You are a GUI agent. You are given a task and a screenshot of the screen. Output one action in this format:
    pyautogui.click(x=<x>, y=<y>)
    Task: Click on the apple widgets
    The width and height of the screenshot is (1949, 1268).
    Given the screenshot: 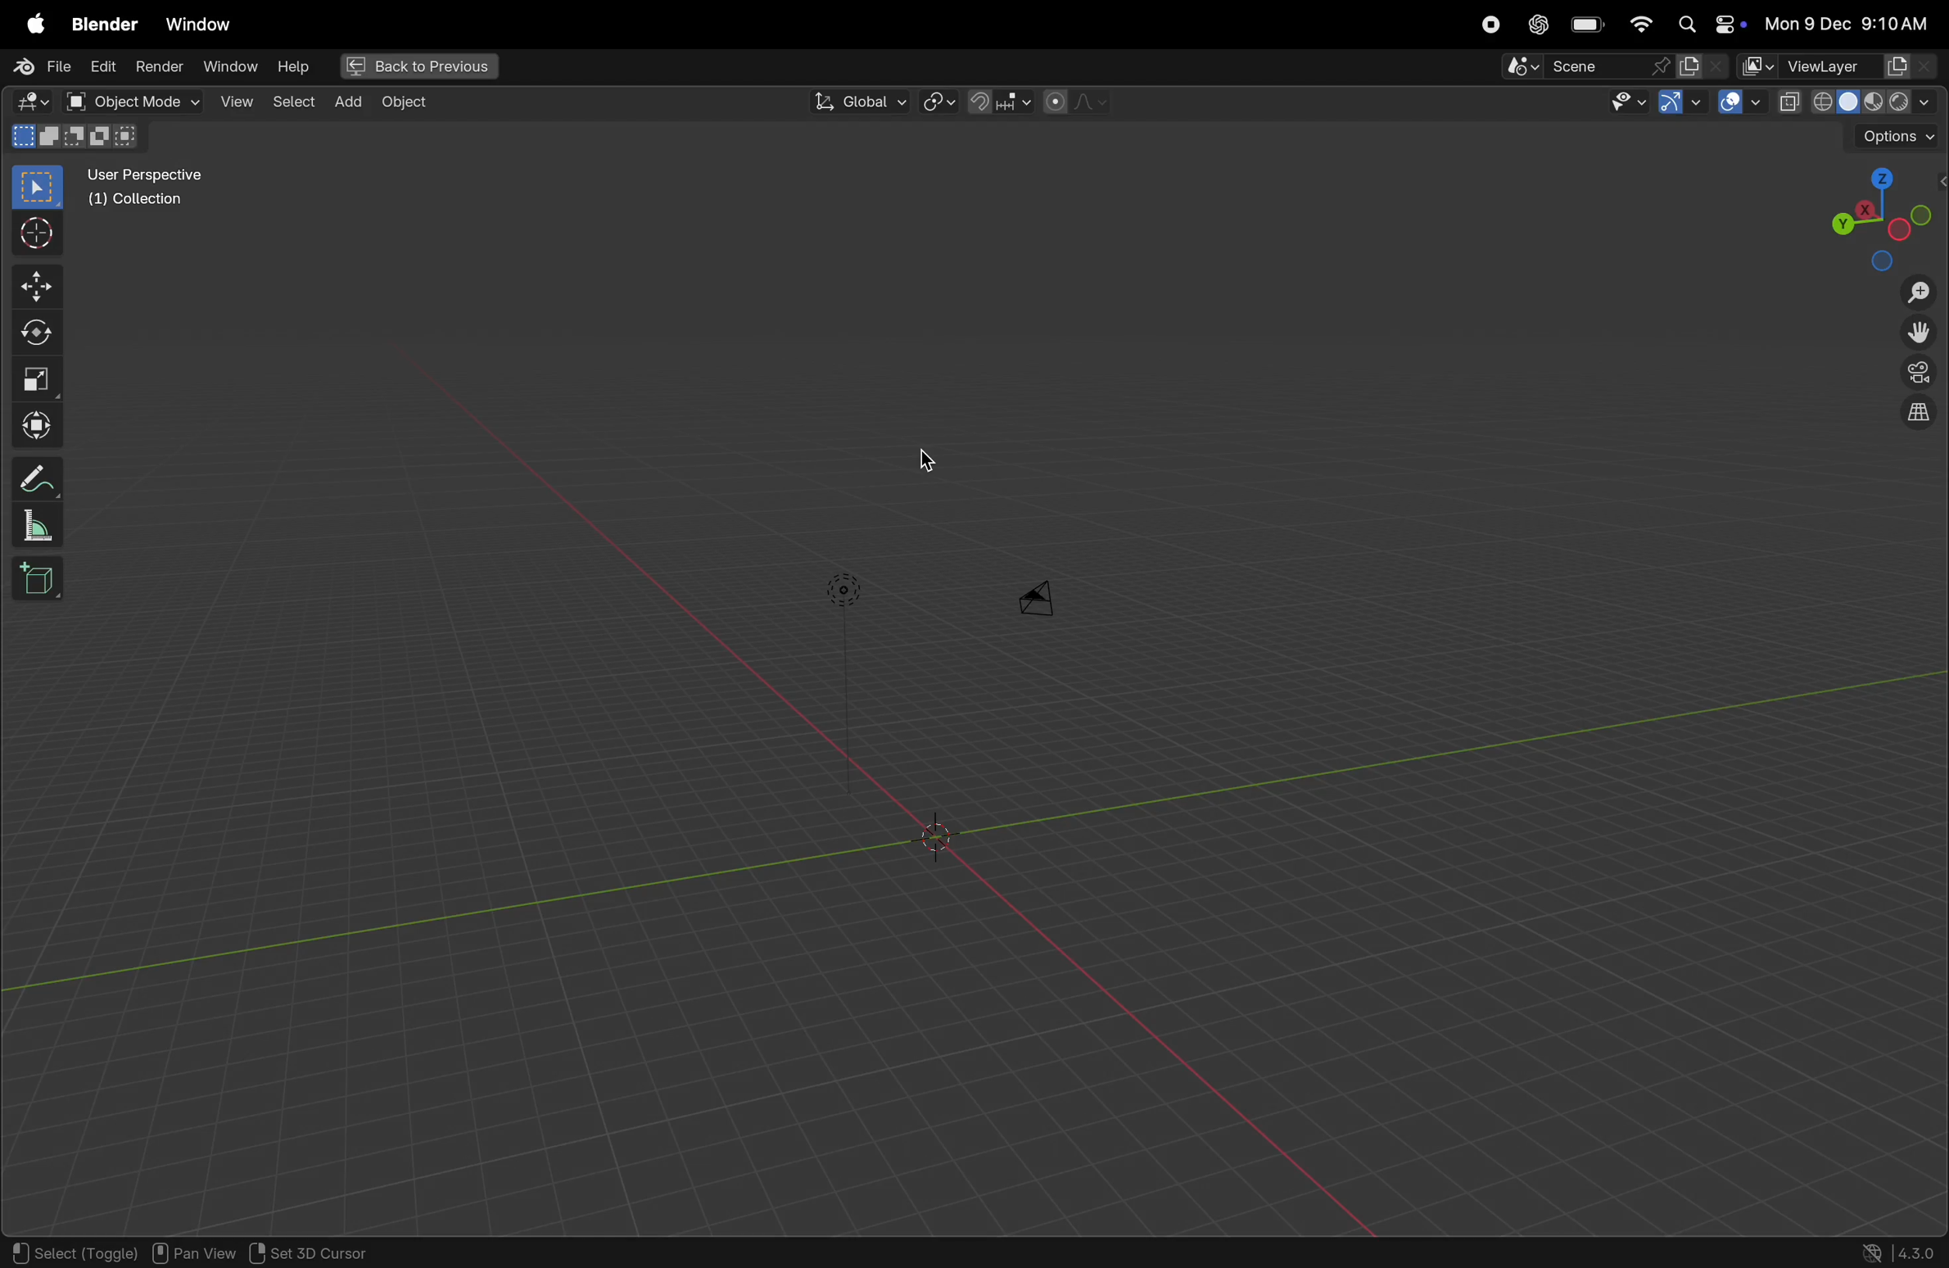 What is the action you would take?
    pyautogui.click(x=1708, y=25)
    